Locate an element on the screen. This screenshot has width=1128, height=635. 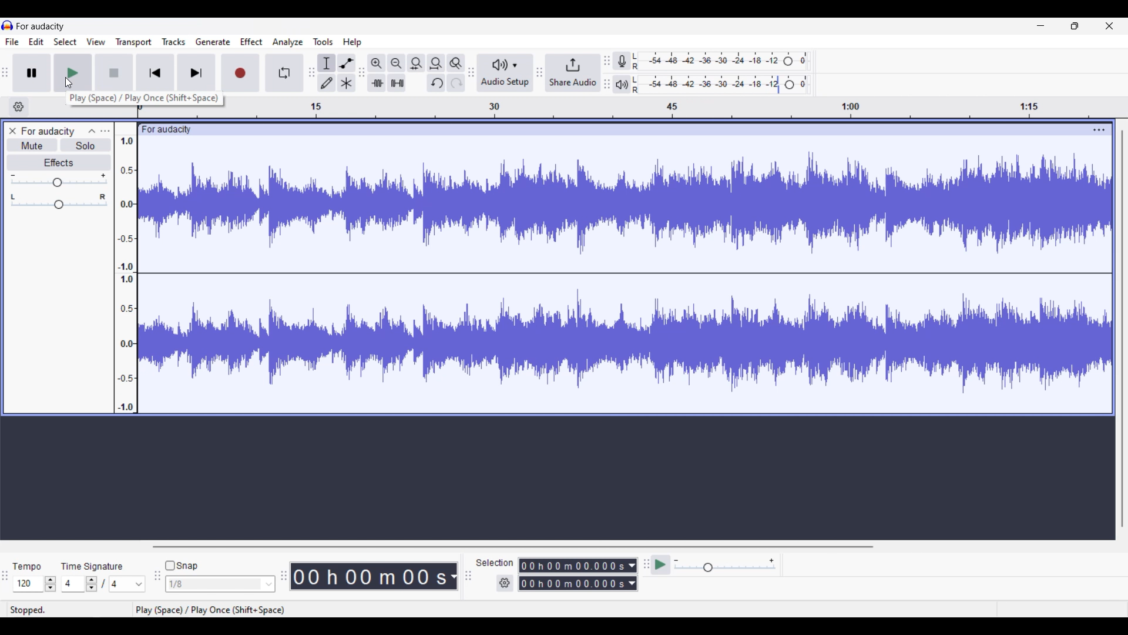
Vertical slide bar is located at coordinates (1123, 329).